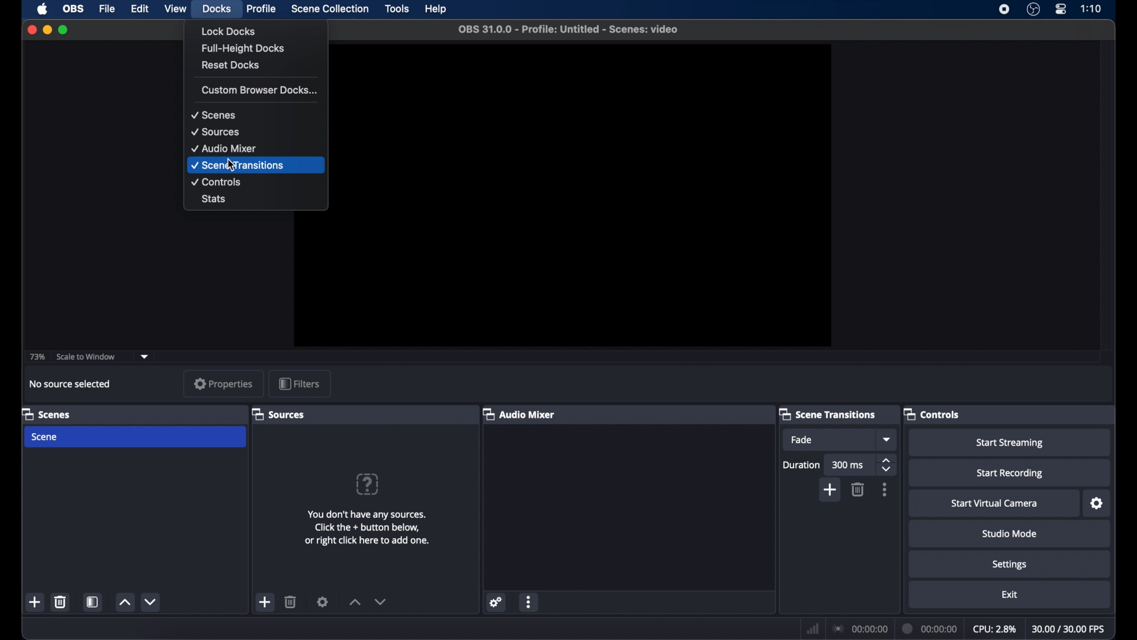 This screenshot has width=1137, height=640. Describe the element at coordinates (216, 182) in the screenshot. I see `controls` at that location.